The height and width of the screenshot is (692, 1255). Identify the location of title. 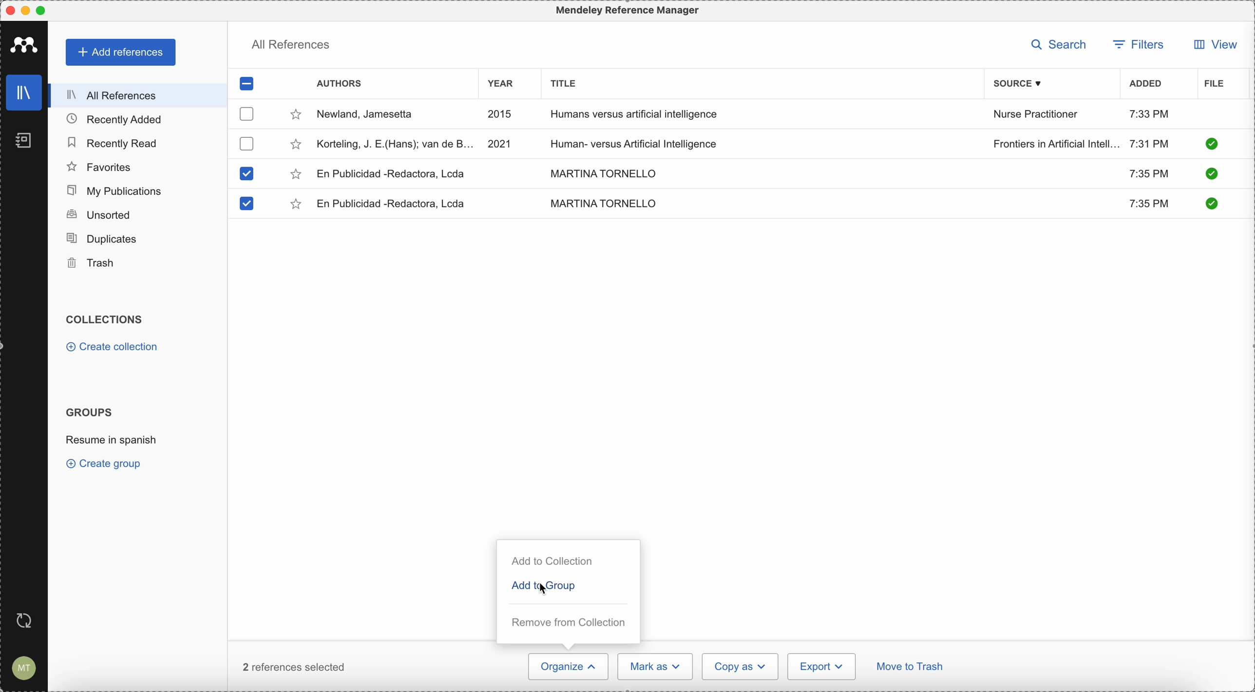
(561, 82).